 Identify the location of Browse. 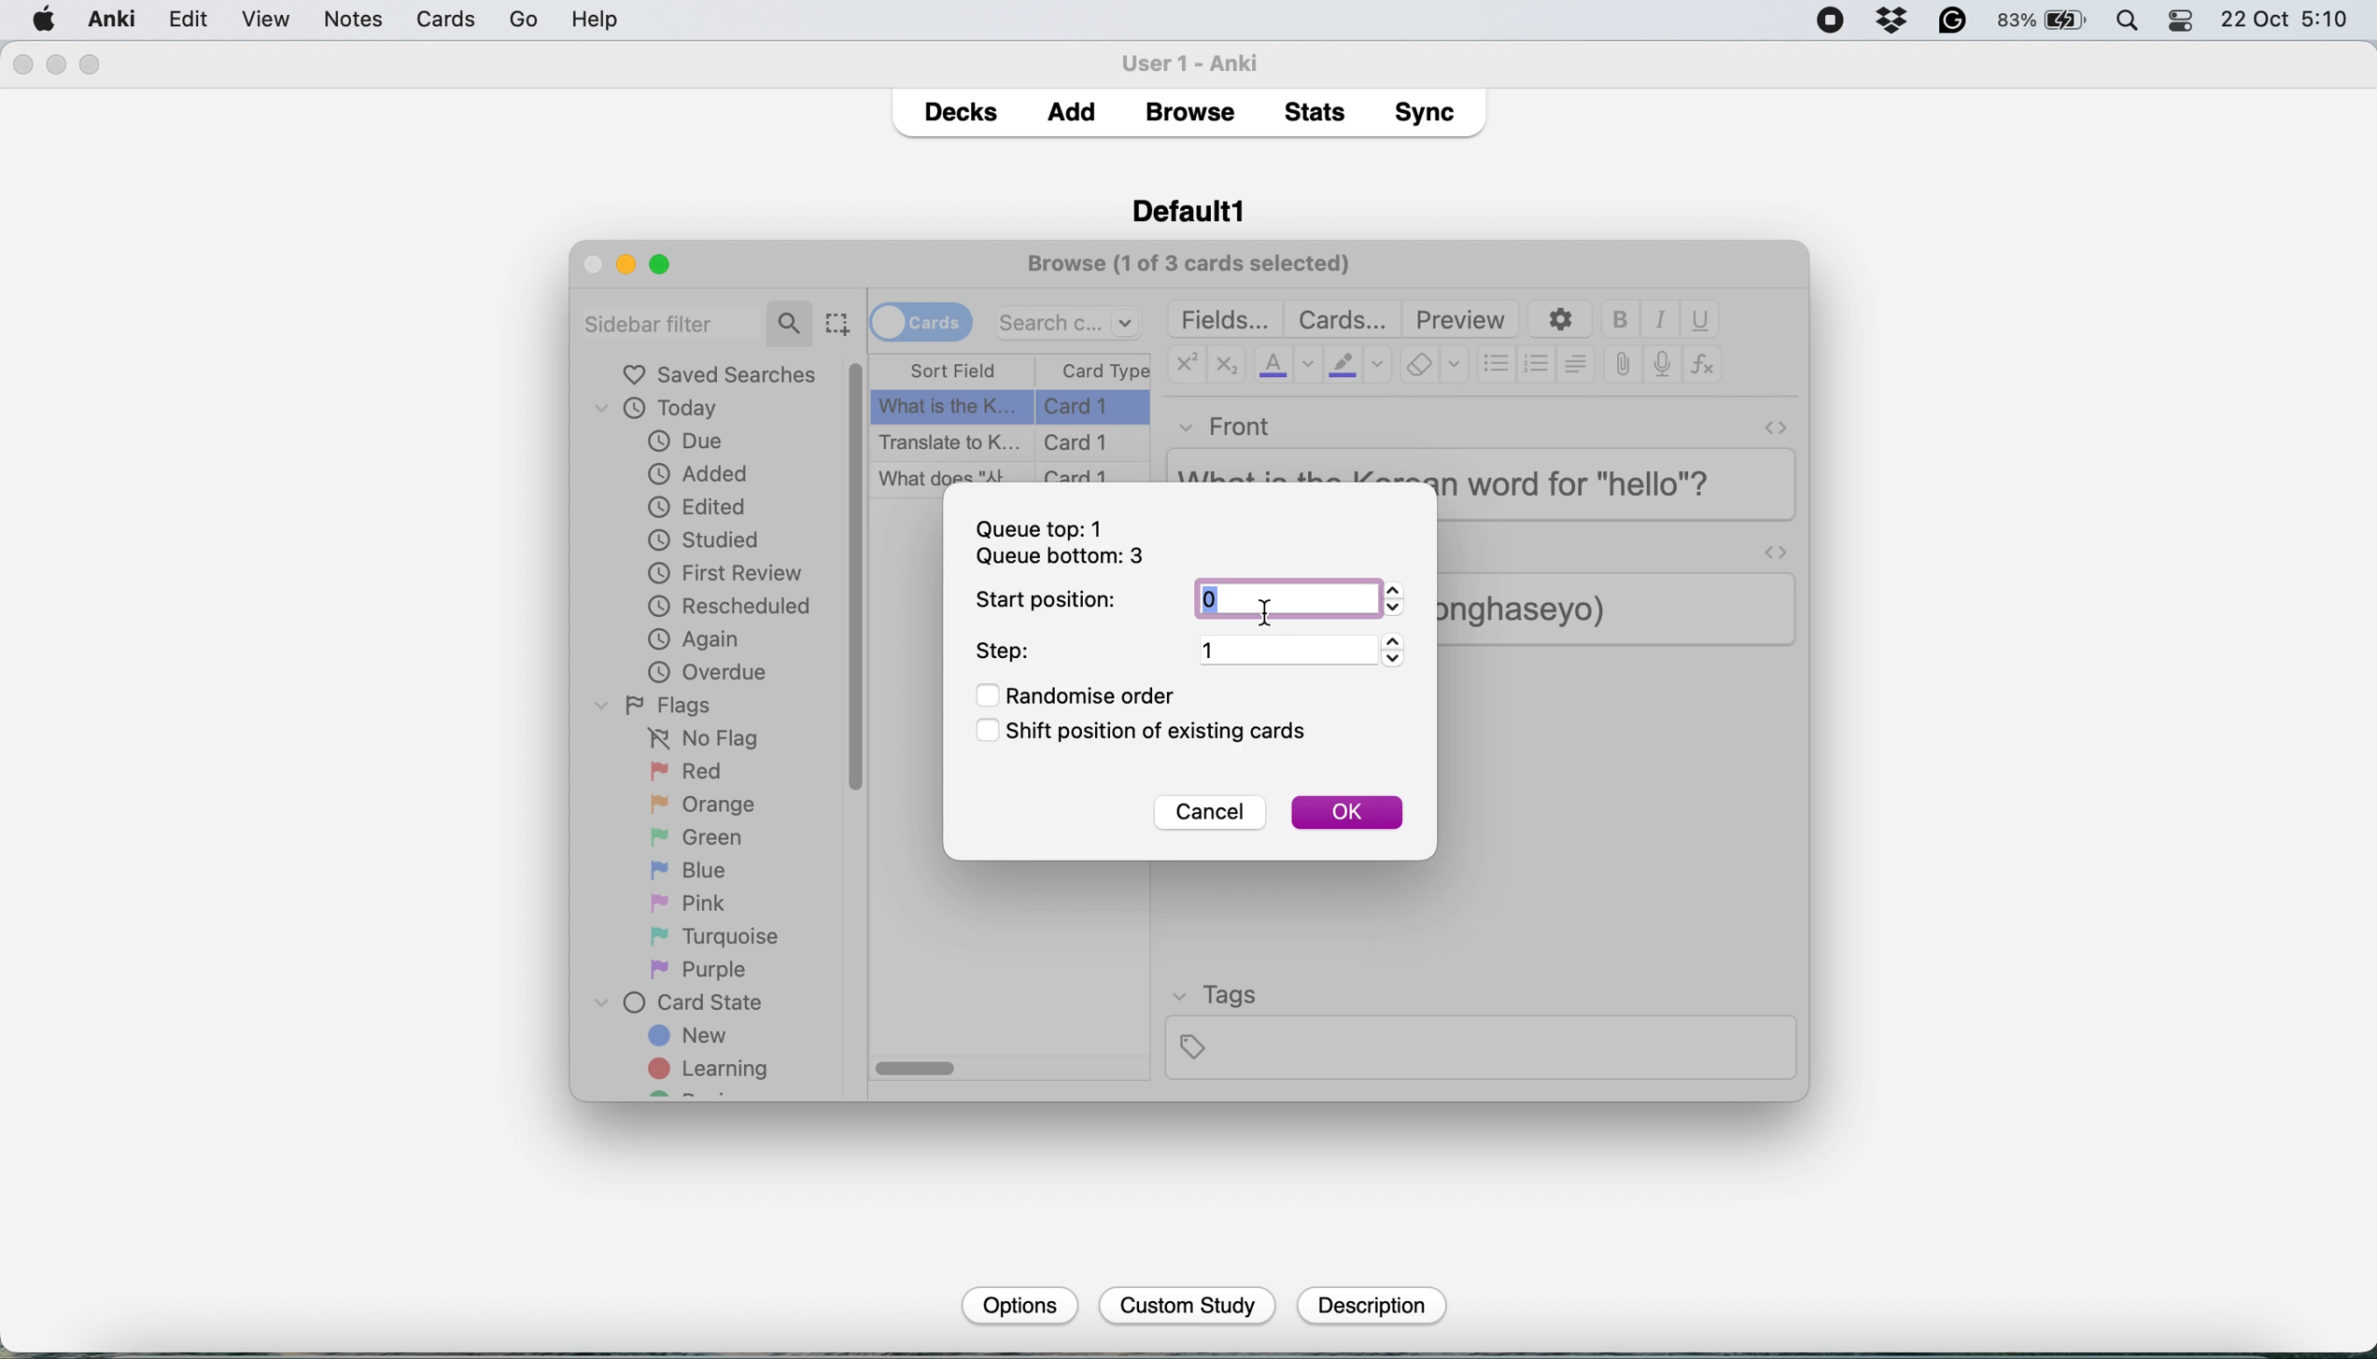
(1188, 112).